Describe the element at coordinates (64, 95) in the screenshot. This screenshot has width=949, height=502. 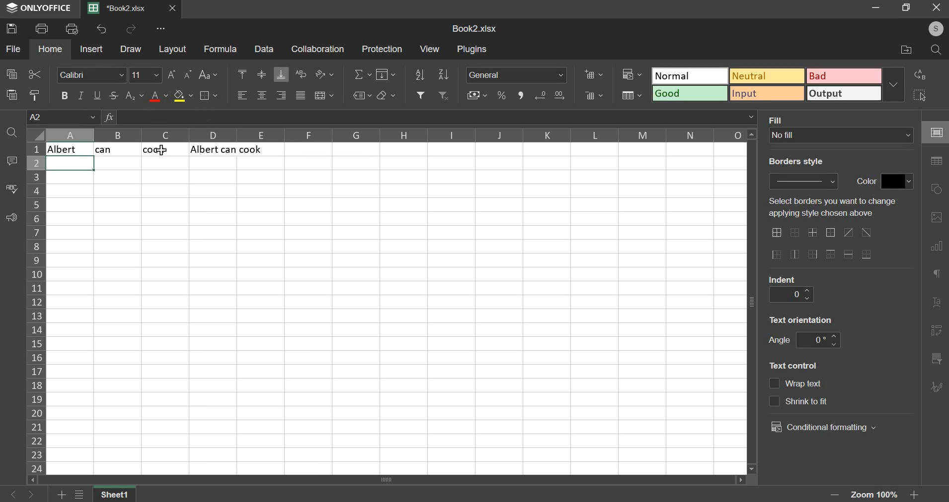
I see `bold` at that location.